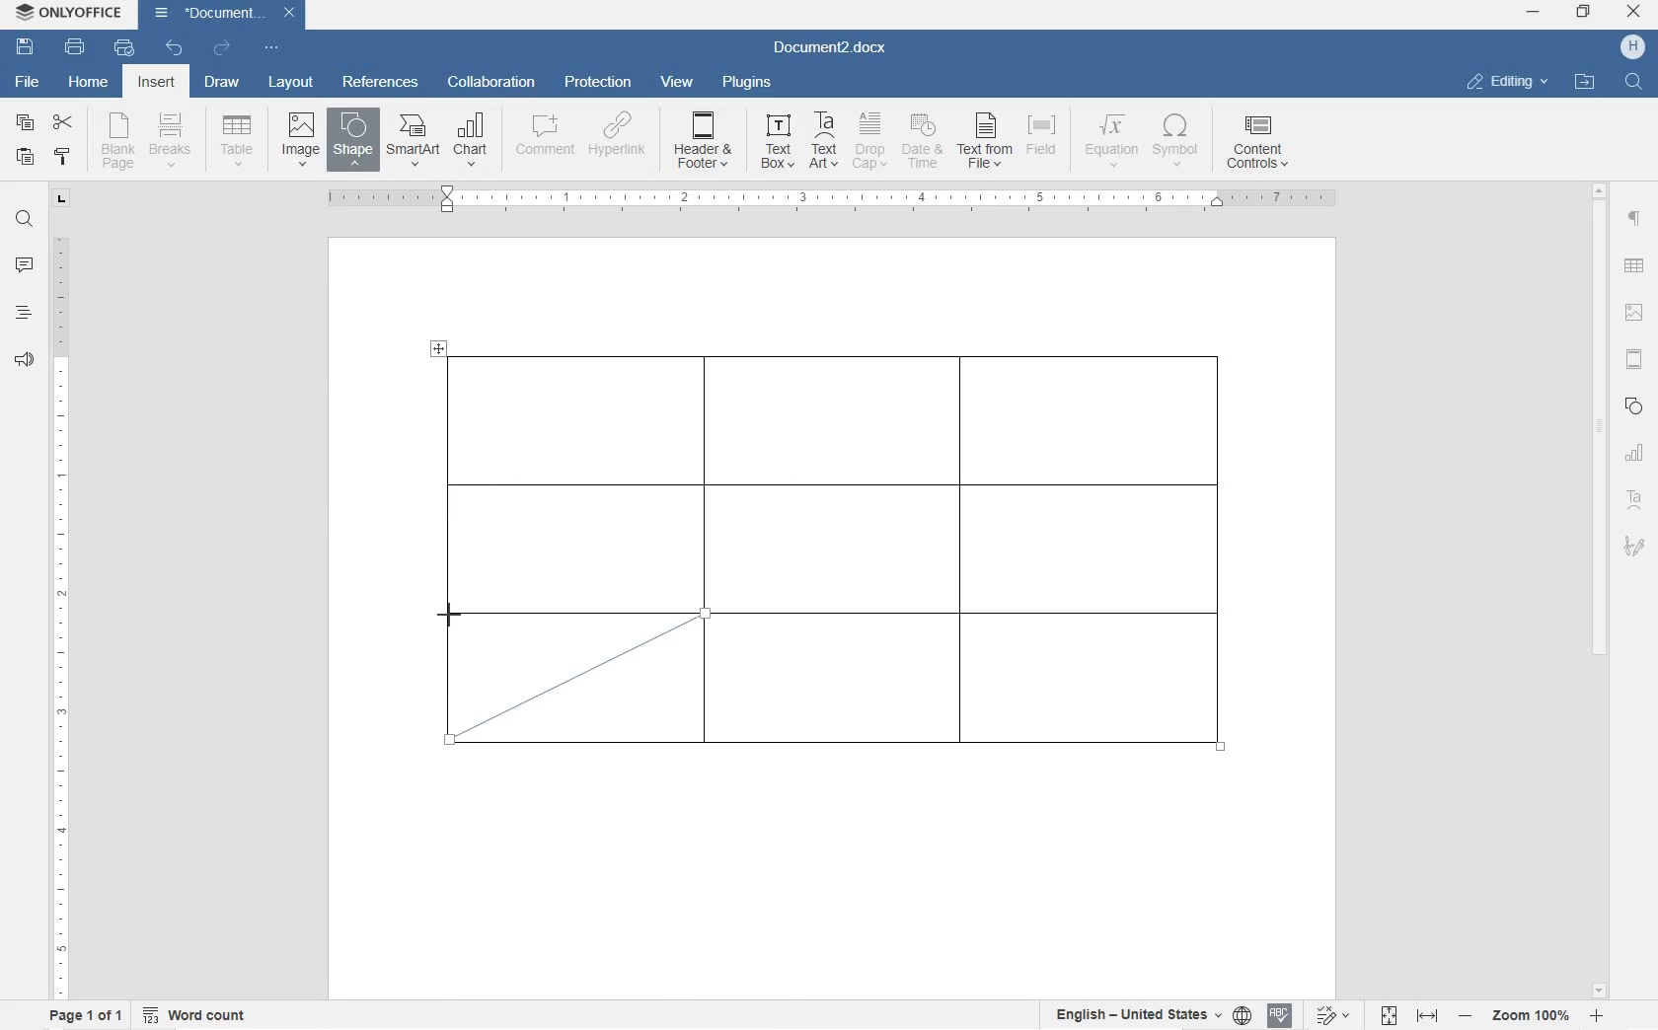 The height and width of the screenshot is (1030, 1658). Describe the element at coordinates (72, 13) in the screenshot. I see `ONLYOFFICE` at that location.